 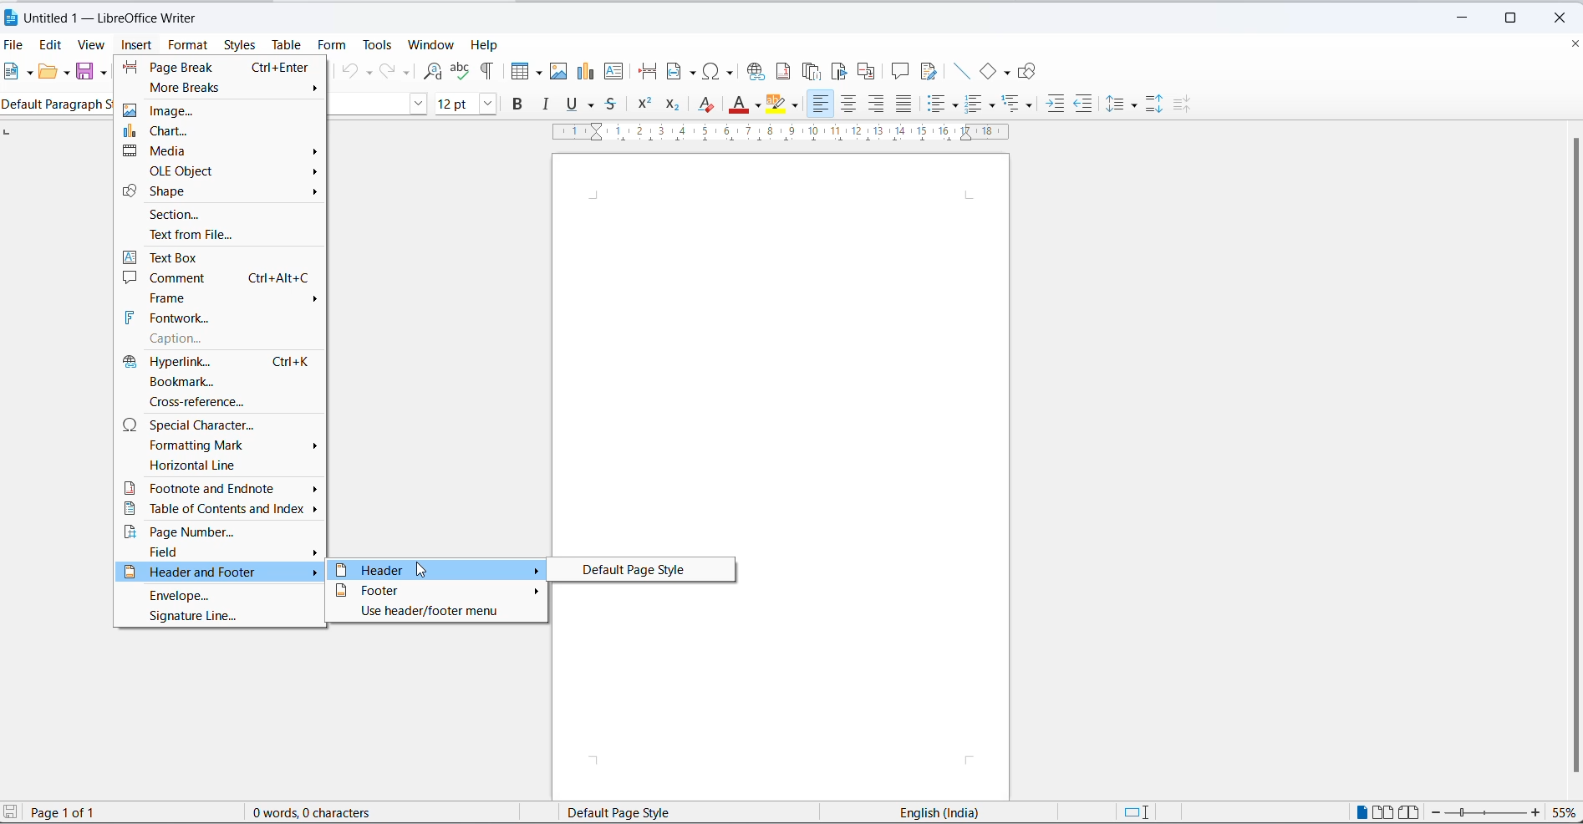 I want to click on page style, so click(x=639, y=811).